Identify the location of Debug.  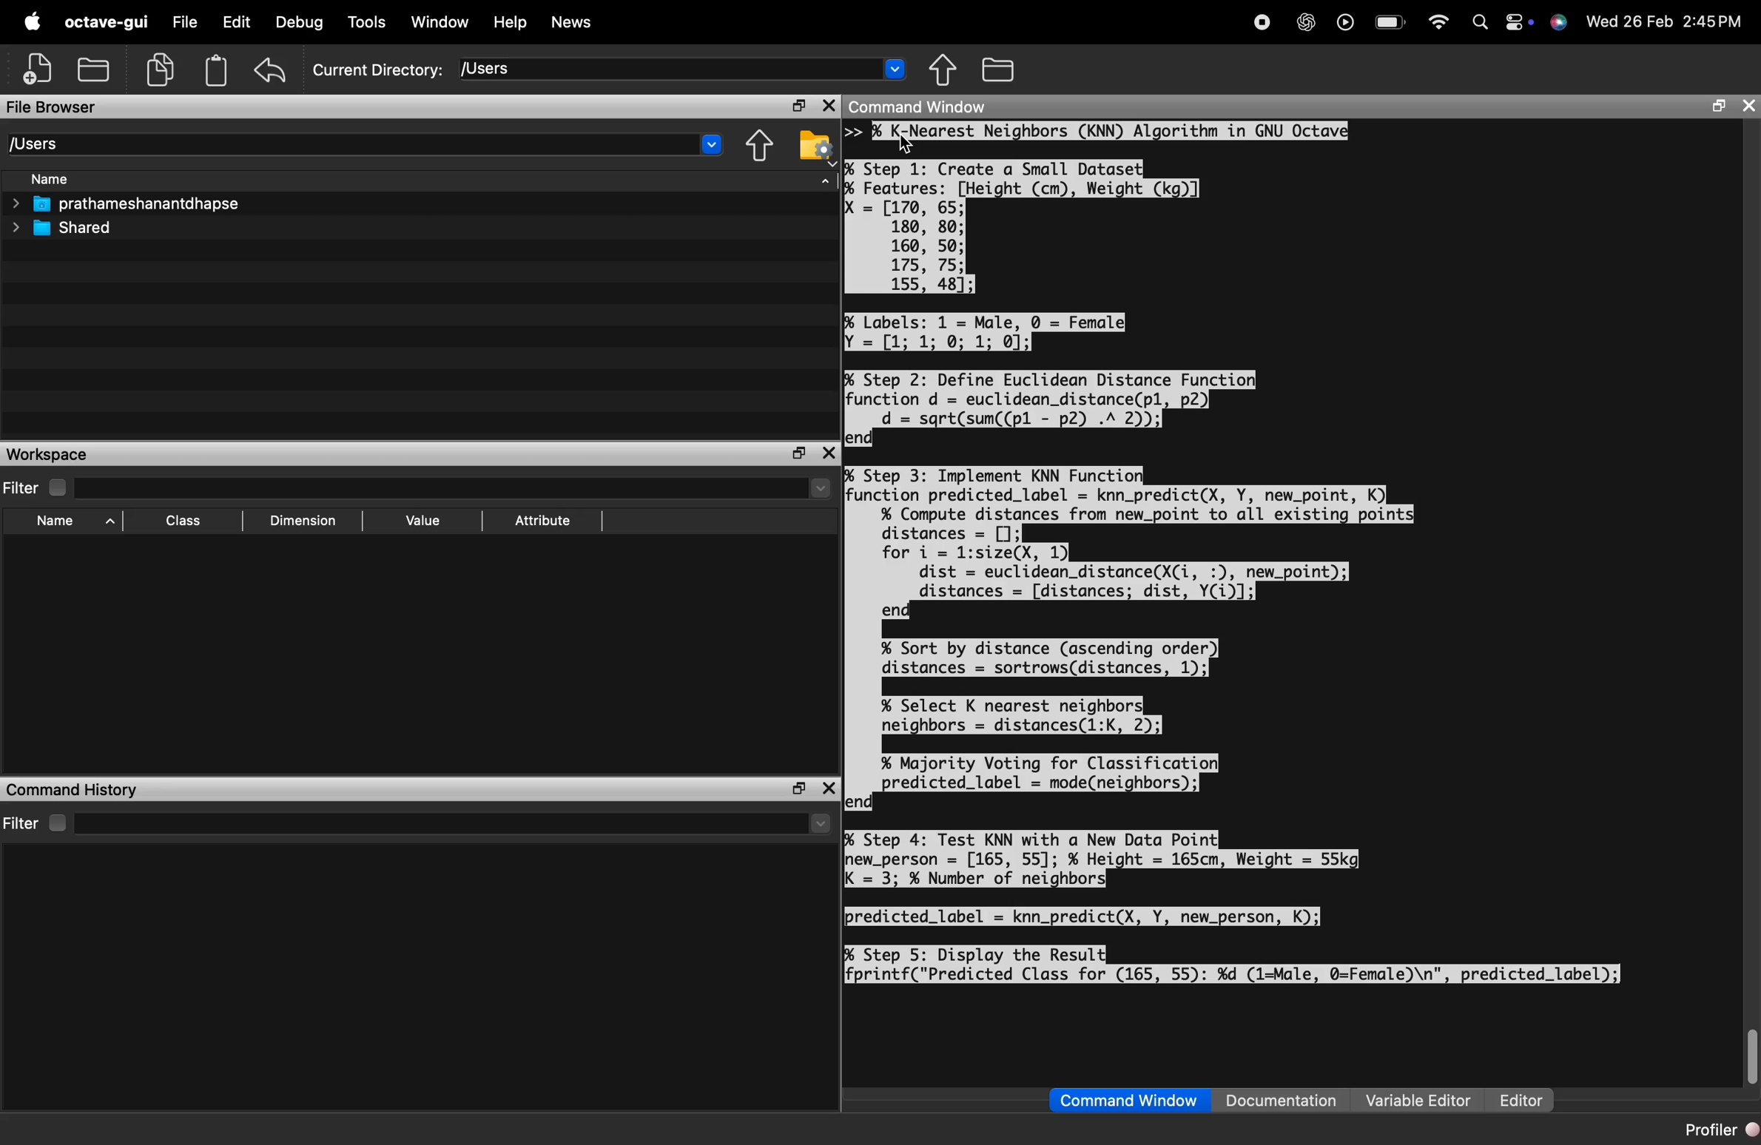
(302, 21).